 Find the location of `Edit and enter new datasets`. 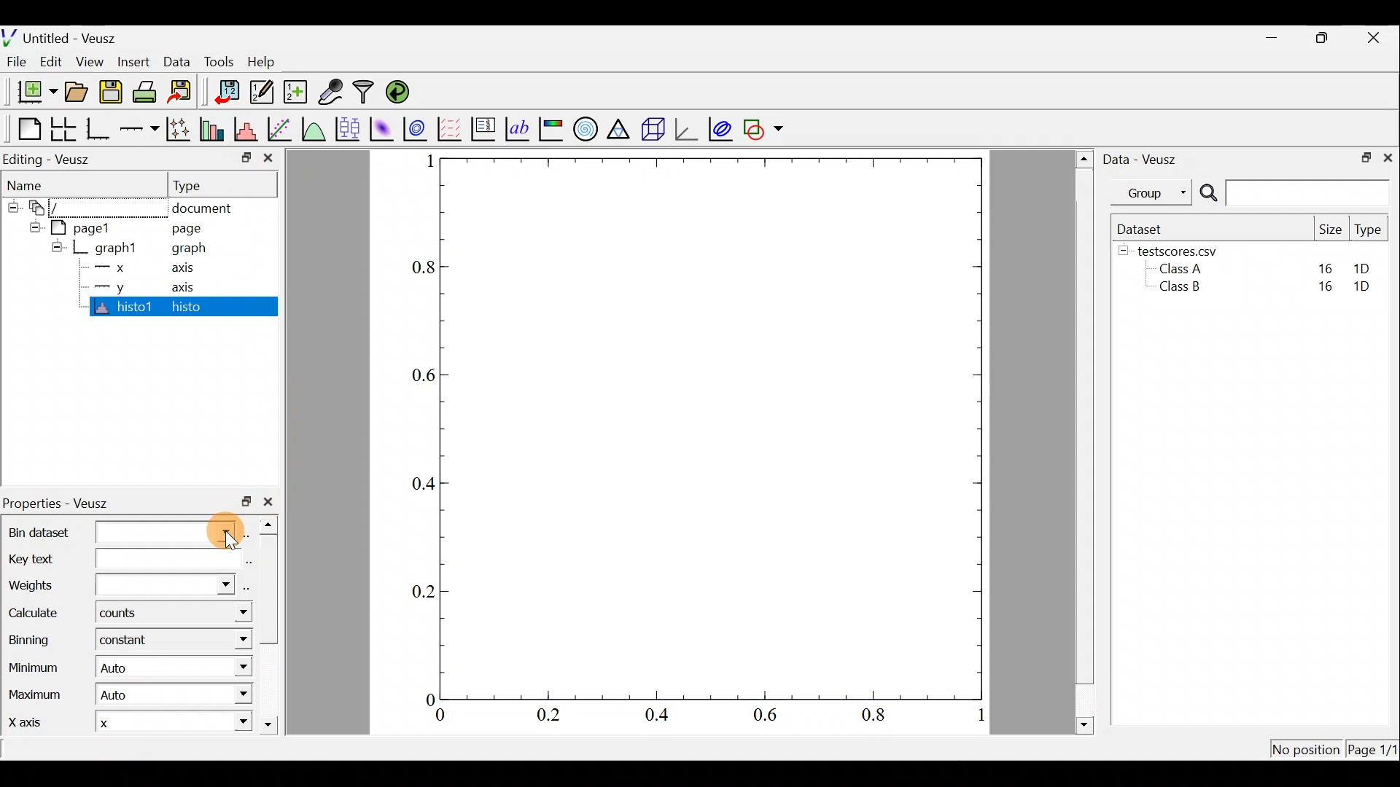

Edit and enter new datasets is located at coordinates (259, 93).